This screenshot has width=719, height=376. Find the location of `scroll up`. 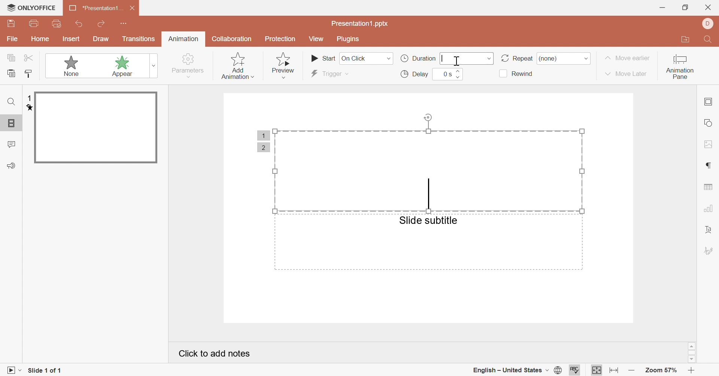

scroll up is located at coordinates (692, 346).